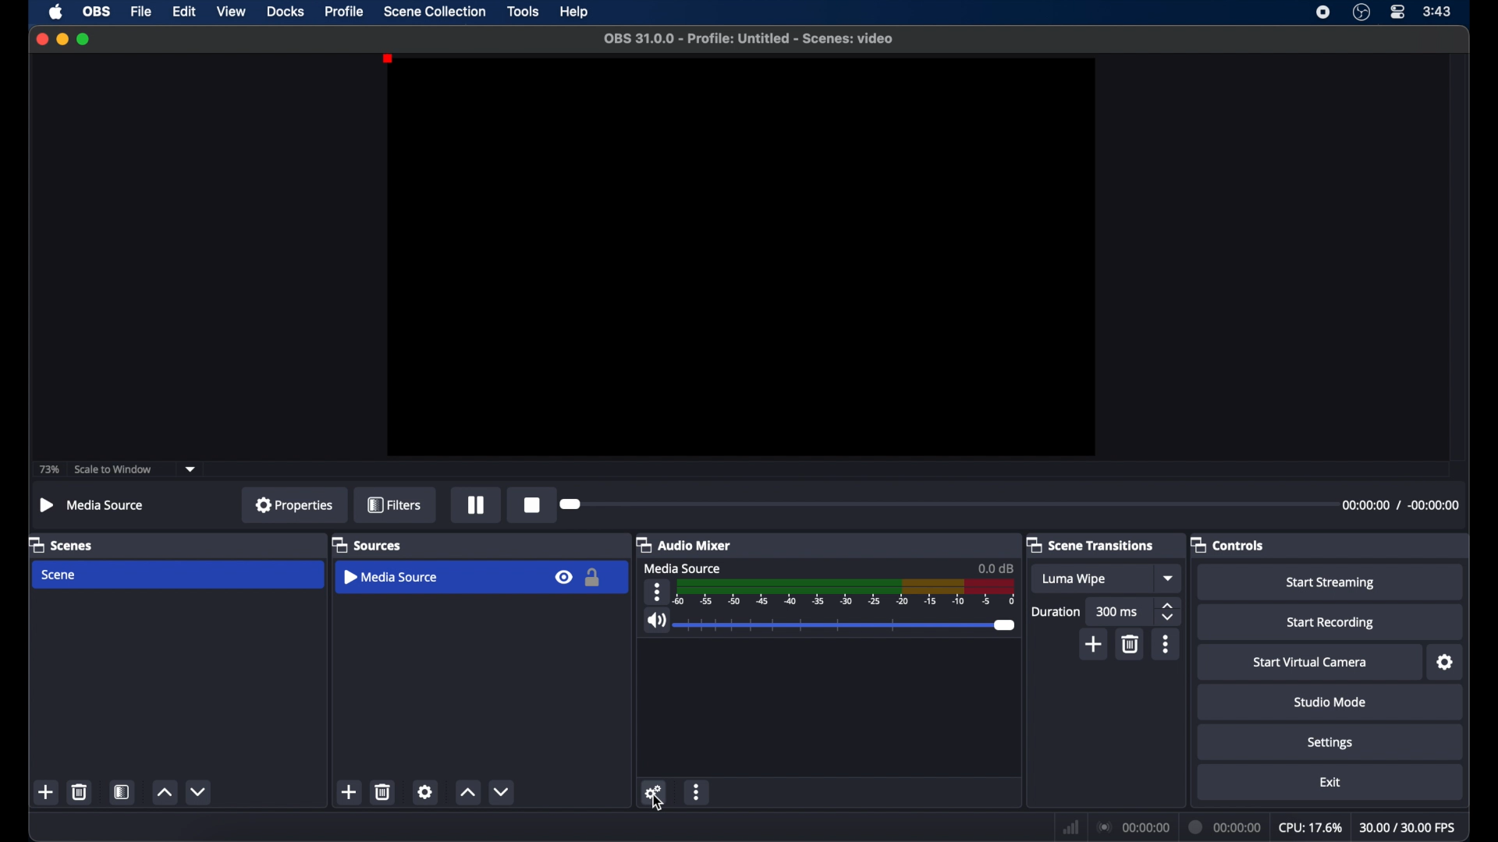 This screenshot has width=1498, height=842. What do you see at coordinates (85, 39) in the screenshot?
I see `maximize` at bounding box center [85, 39].